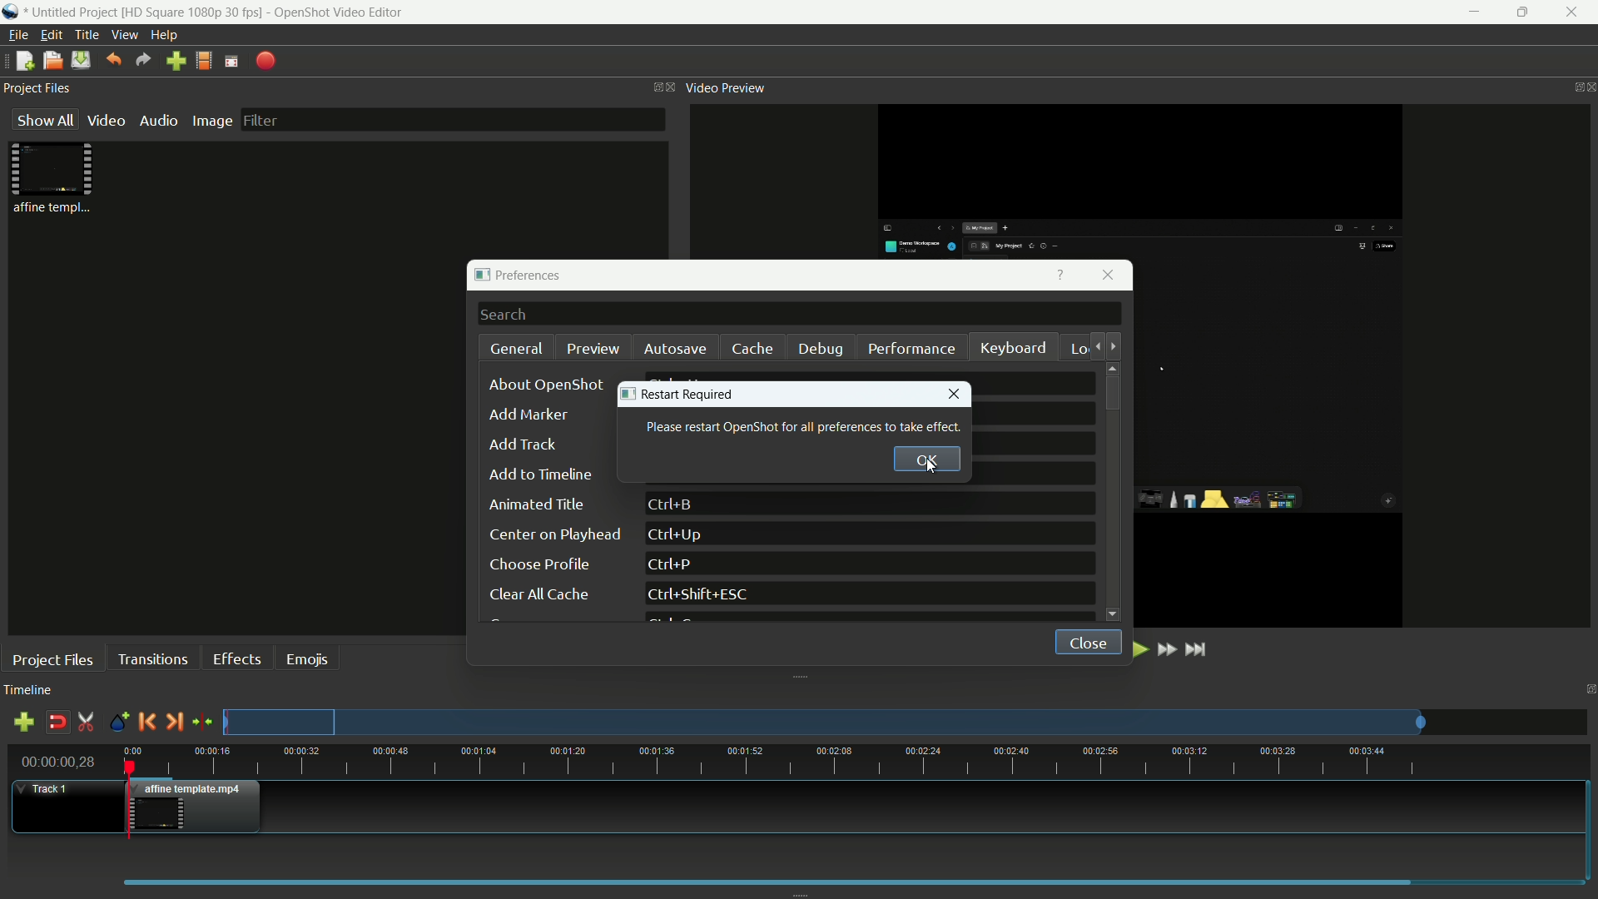 This screenshot has height=899, width=1598. I want to click on close window, so click(1109, 277).